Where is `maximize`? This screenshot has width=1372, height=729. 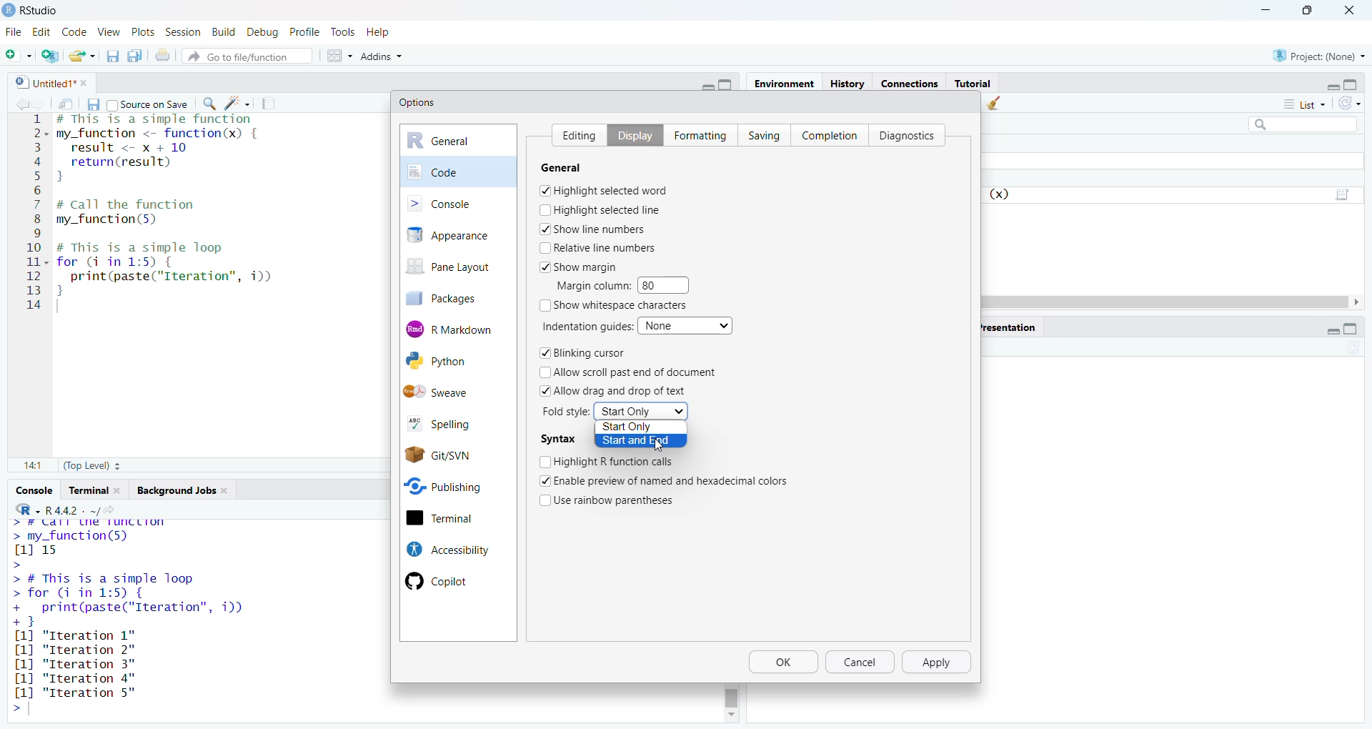
maximize is located at coordinates (730, 84).